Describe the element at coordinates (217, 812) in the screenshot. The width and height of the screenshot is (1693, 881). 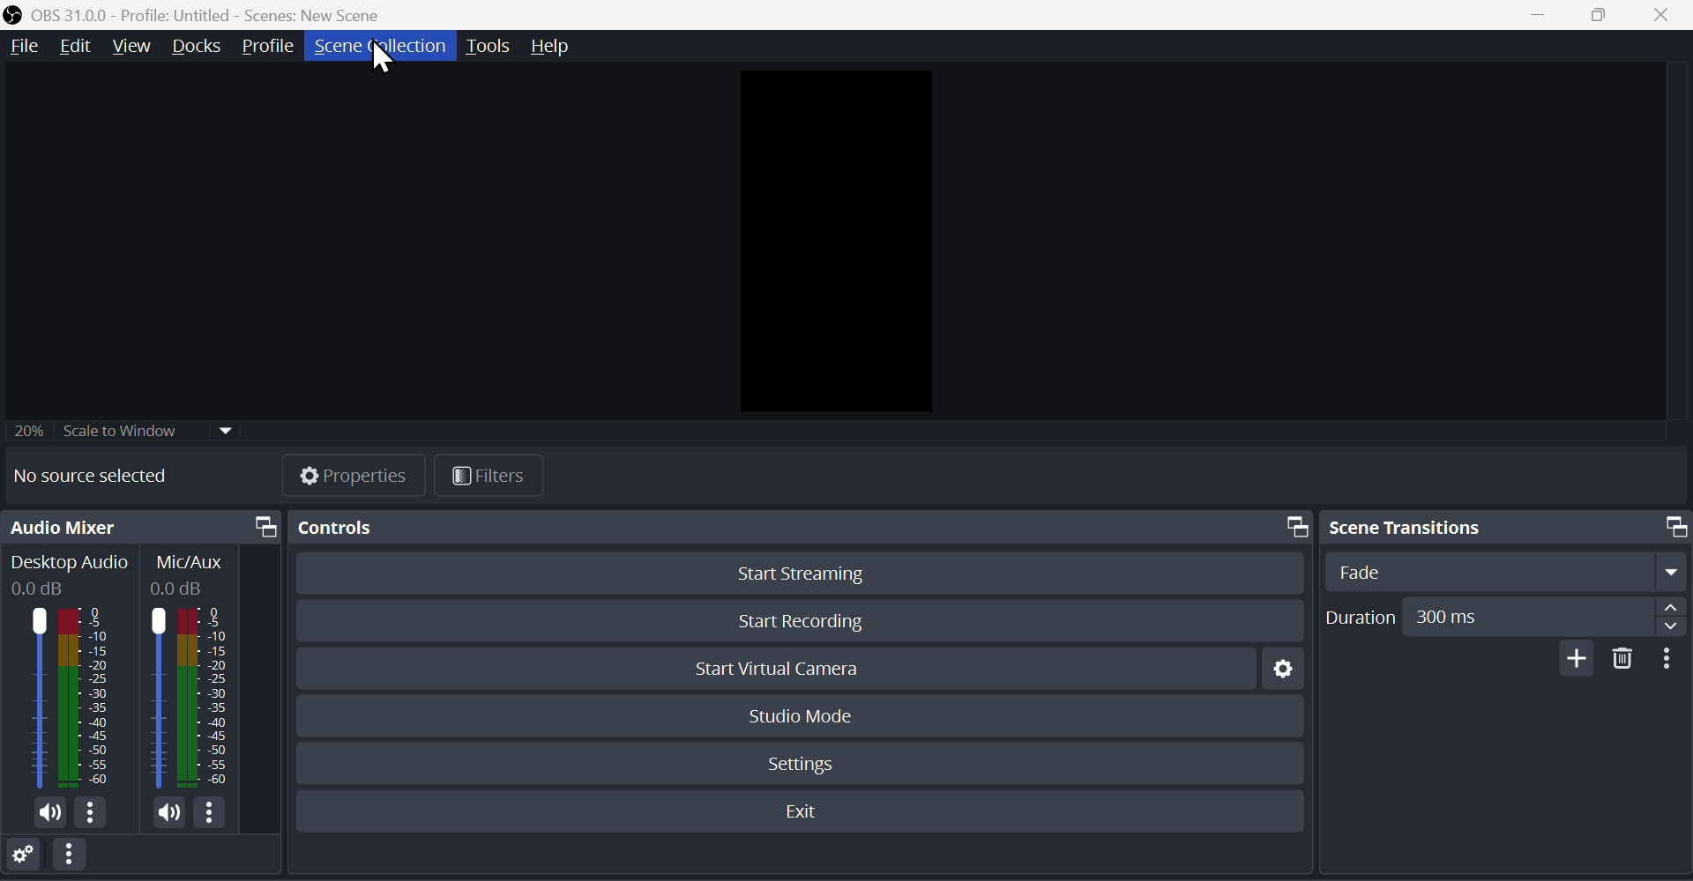
I see `more options` at that location.